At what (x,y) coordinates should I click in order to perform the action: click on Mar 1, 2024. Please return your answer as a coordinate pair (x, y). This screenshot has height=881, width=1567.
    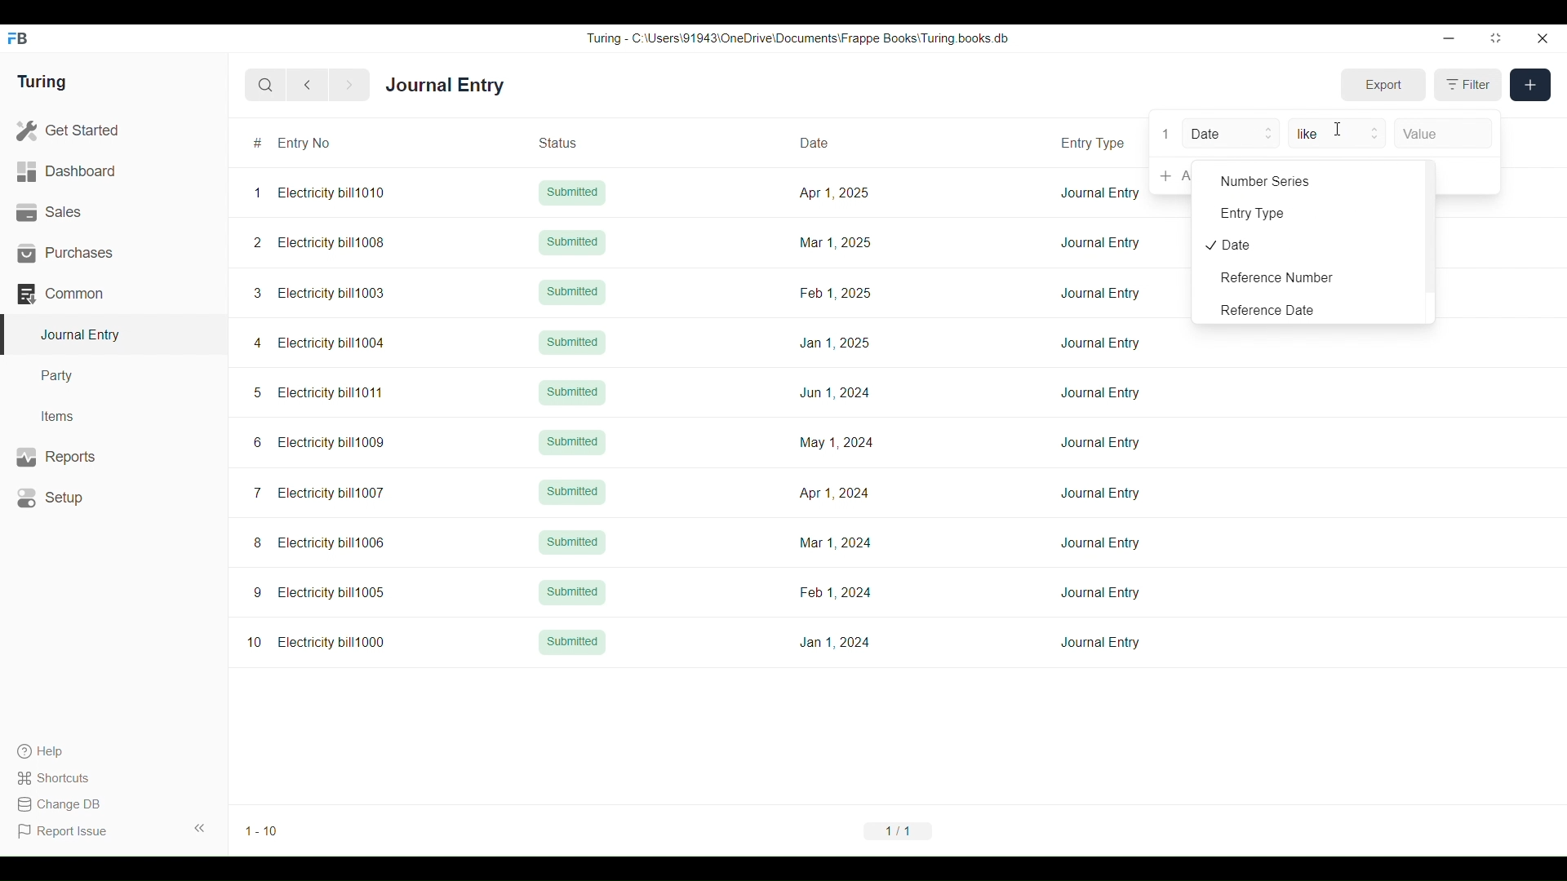
    Looking at the image, I should click on (836, 542).